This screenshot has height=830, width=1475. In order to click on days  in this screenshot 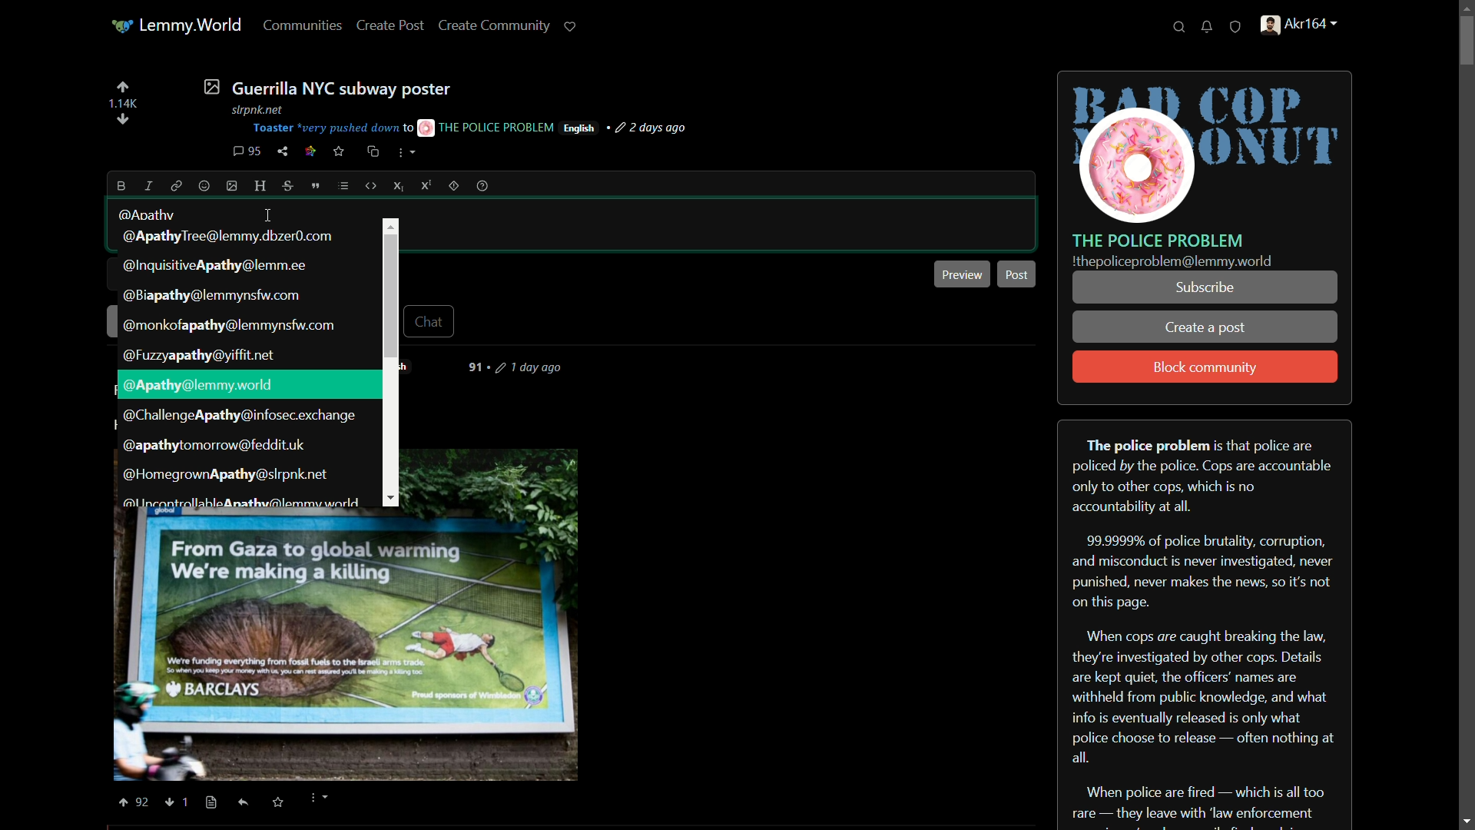, I will do `click(522, 367)`.